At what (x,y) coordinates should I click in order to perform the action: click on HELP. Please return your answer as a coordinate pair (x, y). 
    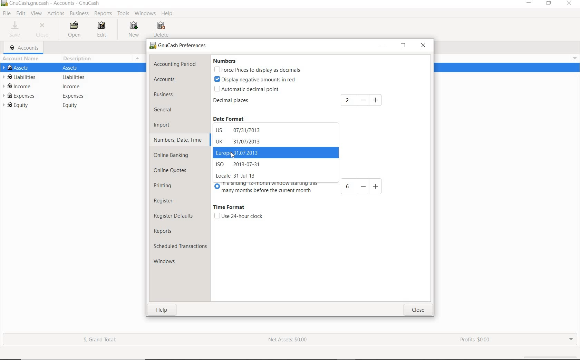
    Looking at the image, I should click on (167, 14).